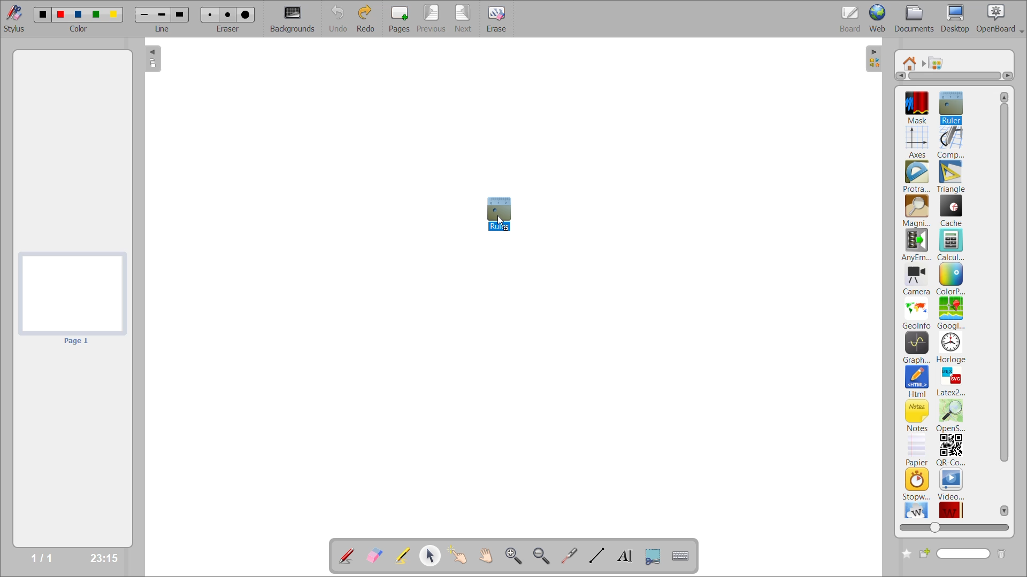  Describe the element at coordinates (951, 381) in the screenshot. I see `latex2svg` at that location.